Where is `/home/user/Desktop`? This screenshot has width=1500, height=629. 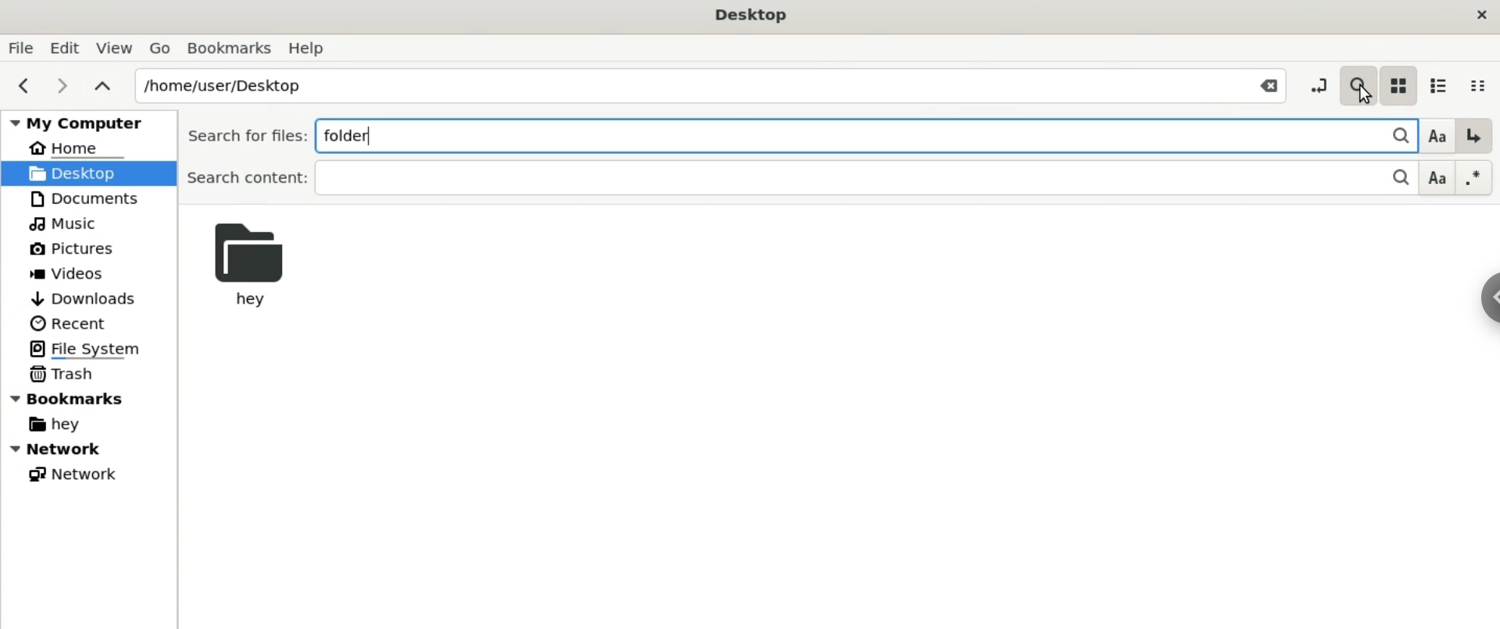
/home/user/Desktop is located at coordinates (677, 84).